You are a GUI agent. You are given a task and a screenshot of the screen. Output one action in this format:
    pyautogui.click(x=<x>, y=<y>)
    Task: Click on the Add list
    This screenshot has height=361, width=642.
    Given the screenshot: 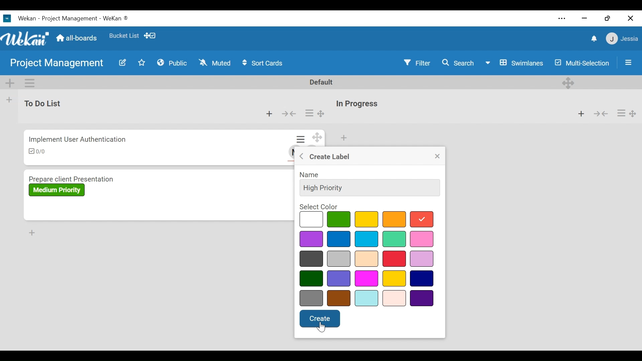 What is the action you would take?
    pyautogui.click(x=9, y=100)
    